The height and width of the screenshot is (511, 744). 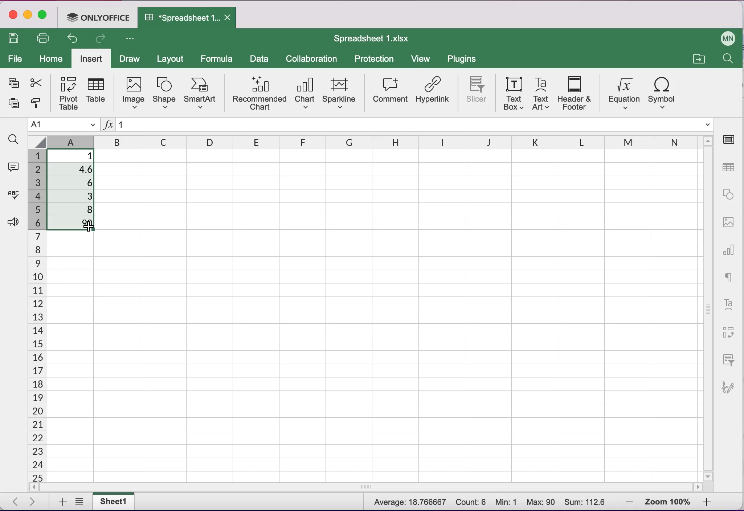 I want to click on view, so click(x=421, y=58).